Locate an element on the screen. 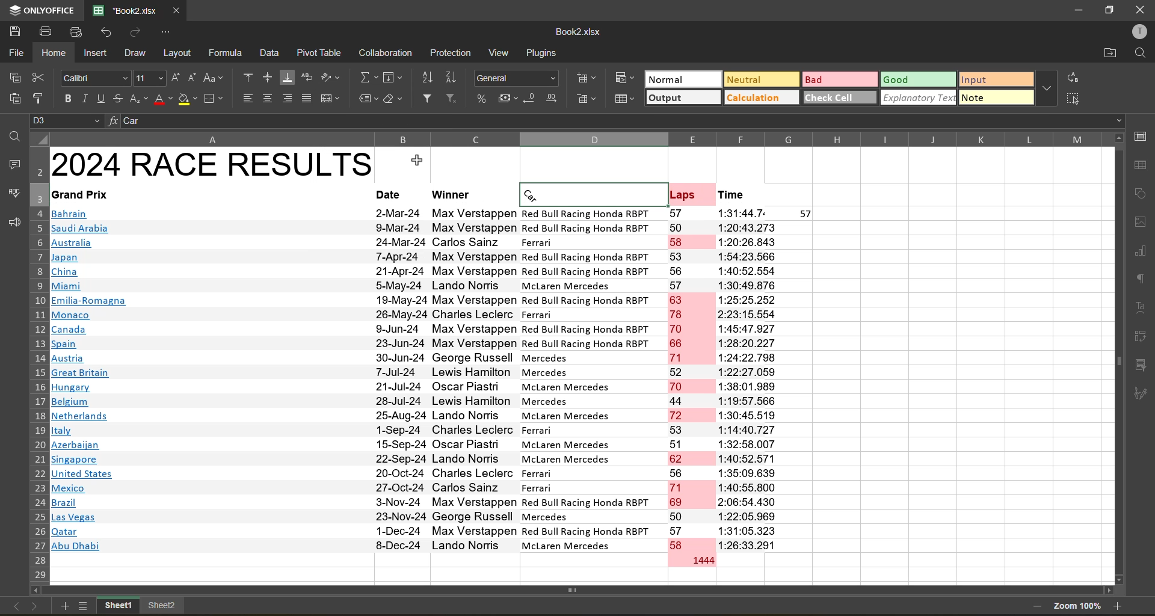  open location is located at coordinates (1110, 55).